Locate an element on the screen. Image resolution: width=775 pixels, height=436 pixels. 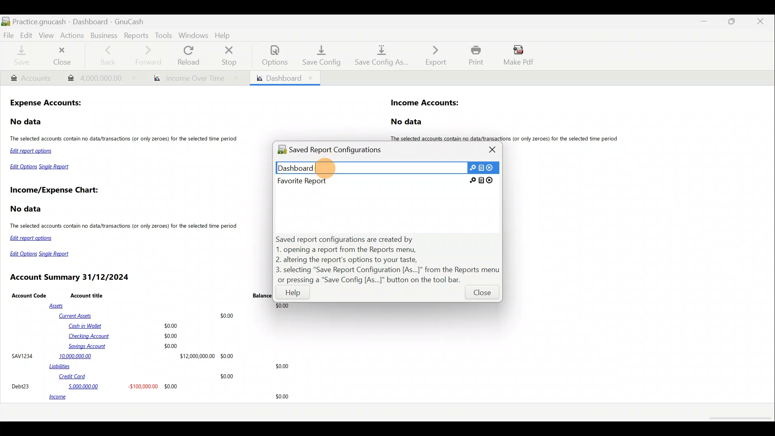
Print is located at coordinates (474, 55).